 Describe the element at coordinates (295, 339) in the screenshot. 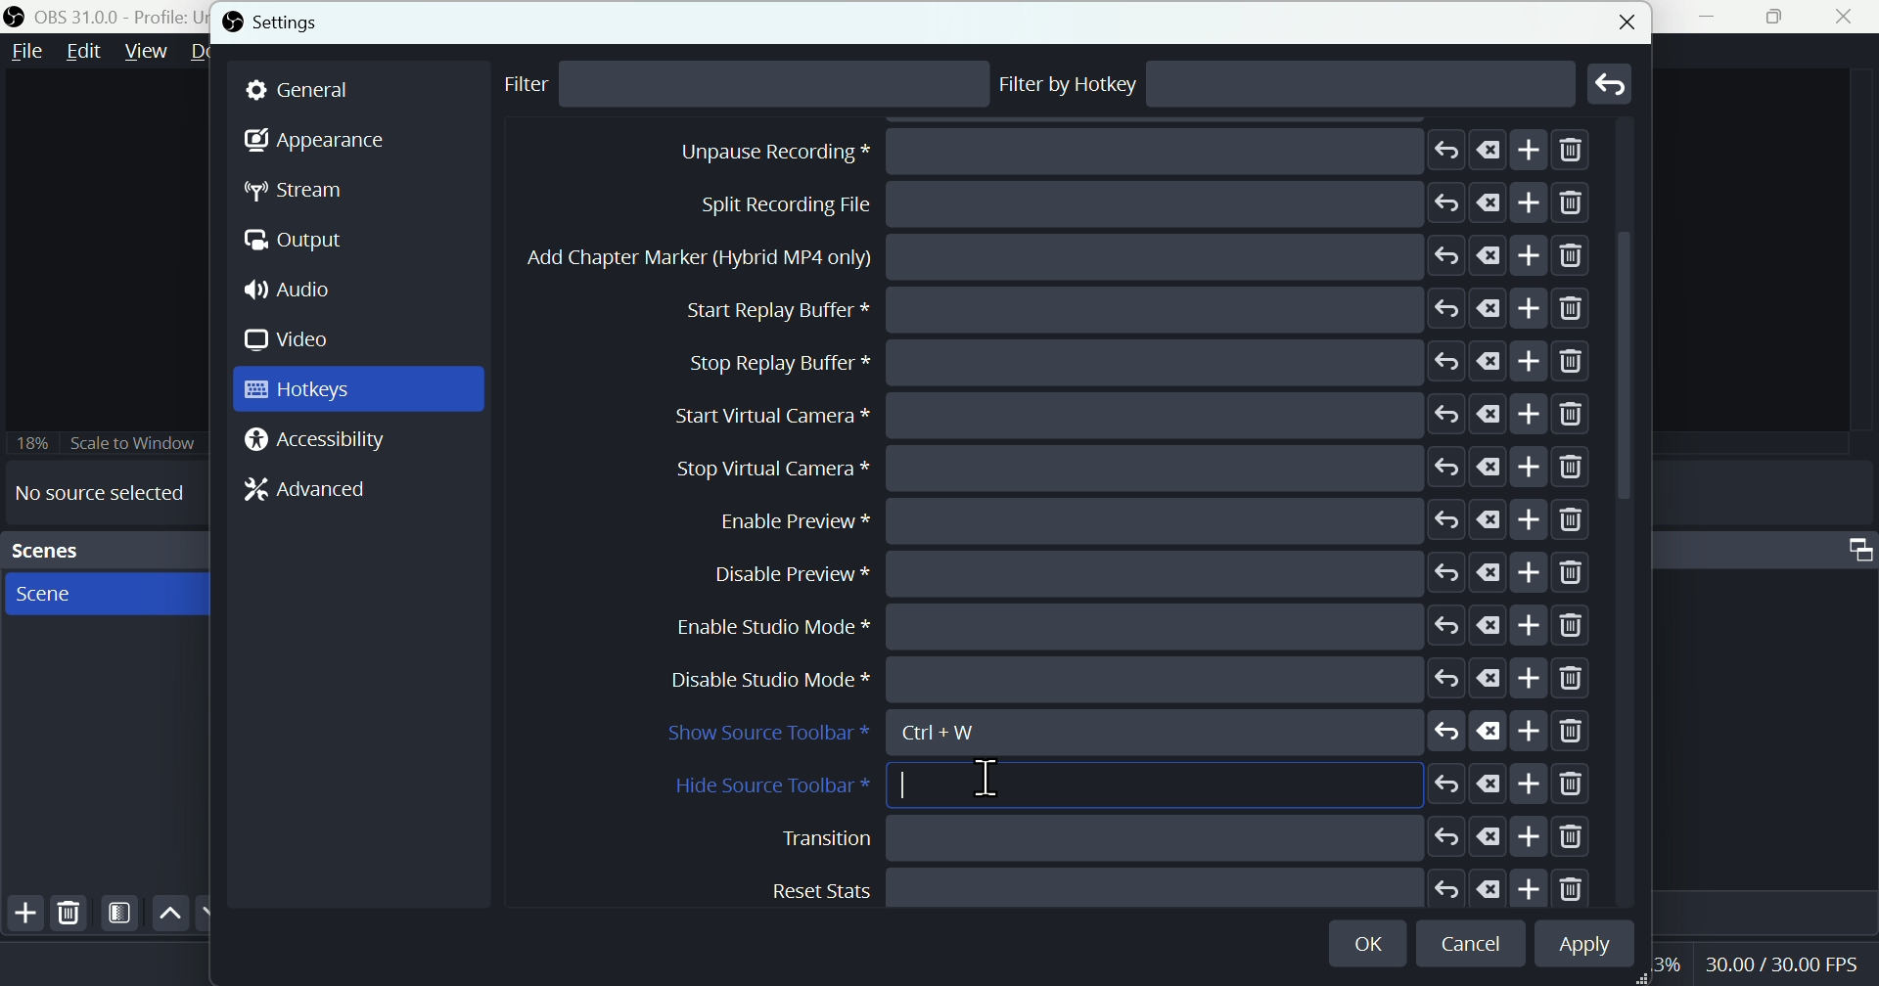

I see `Video` at that location.